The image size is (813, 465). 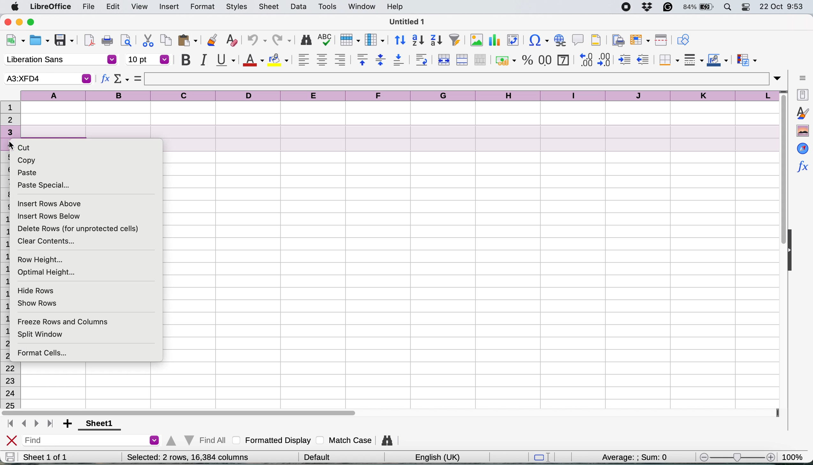 I want to click on copy, so click(x=29, y=160).